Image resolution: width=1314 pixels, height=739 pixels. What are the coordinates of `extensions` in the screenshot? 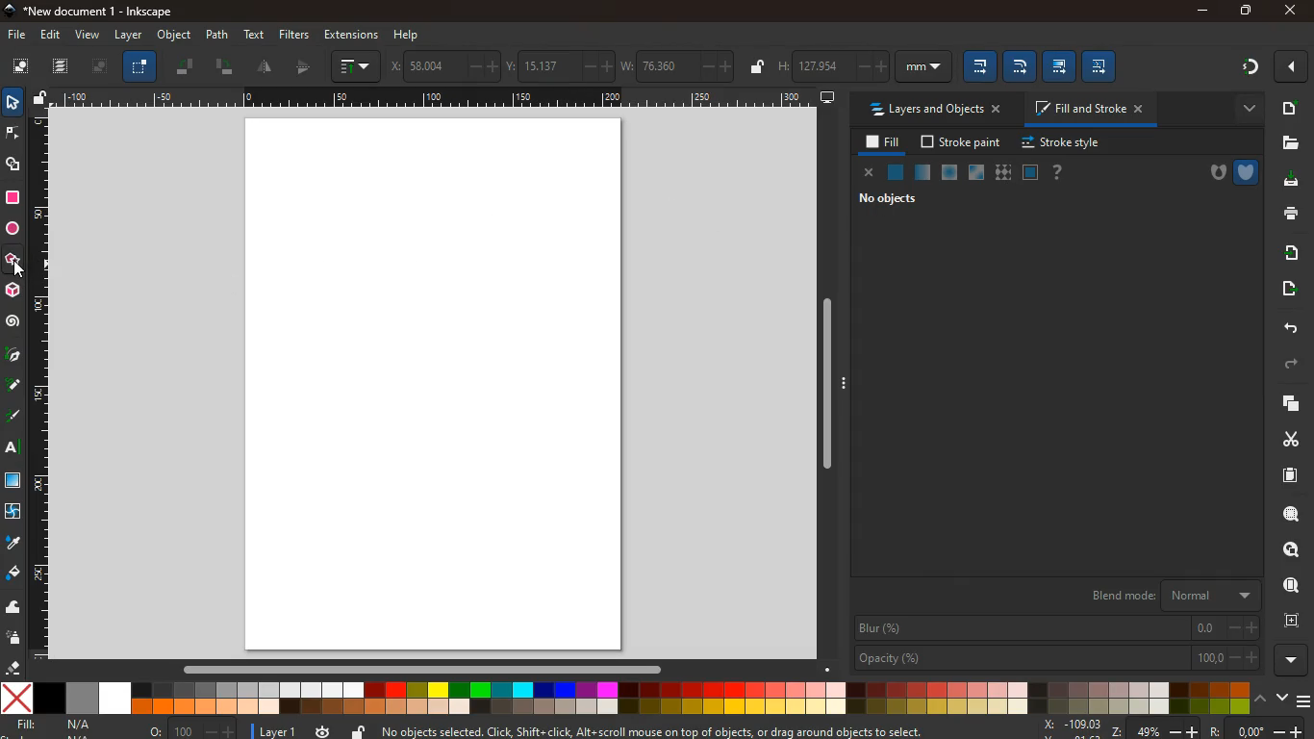 It's located at (351, 34).